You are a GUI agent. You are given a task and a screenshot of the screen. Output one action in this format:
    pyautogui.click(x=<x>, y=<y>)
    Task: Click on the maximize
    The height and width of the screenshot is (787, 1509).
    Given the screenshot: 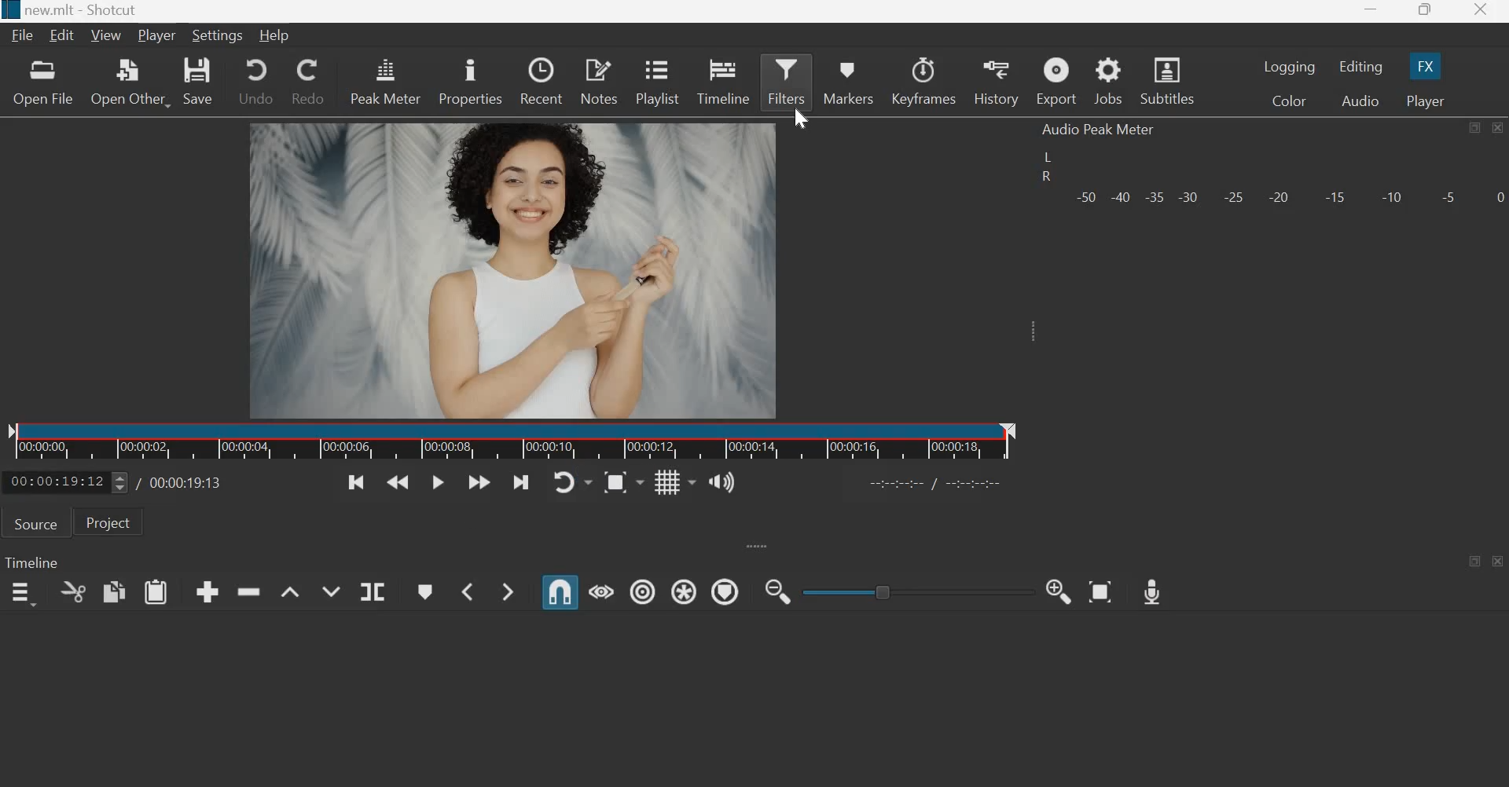 What is the action you would take?
    pyautogui.click(x=1477, y=561)
    